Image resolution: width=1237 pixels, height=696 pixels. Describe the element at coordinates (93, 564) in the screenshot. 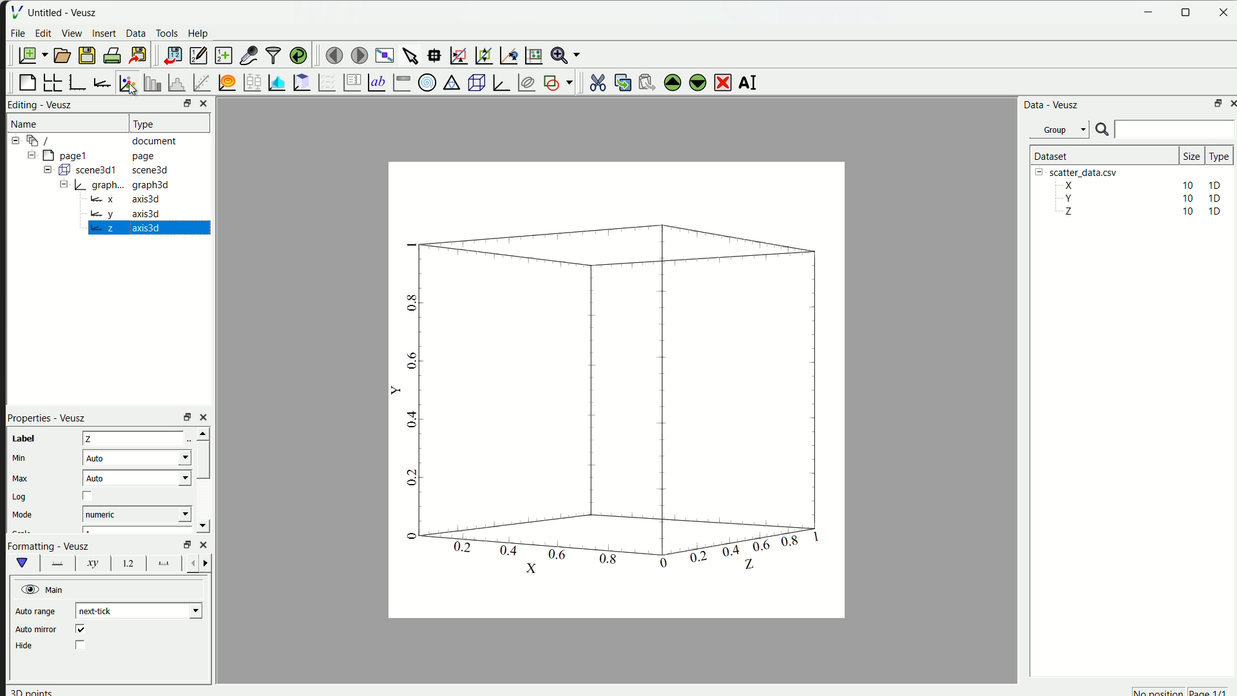

I see `xy` at that location.